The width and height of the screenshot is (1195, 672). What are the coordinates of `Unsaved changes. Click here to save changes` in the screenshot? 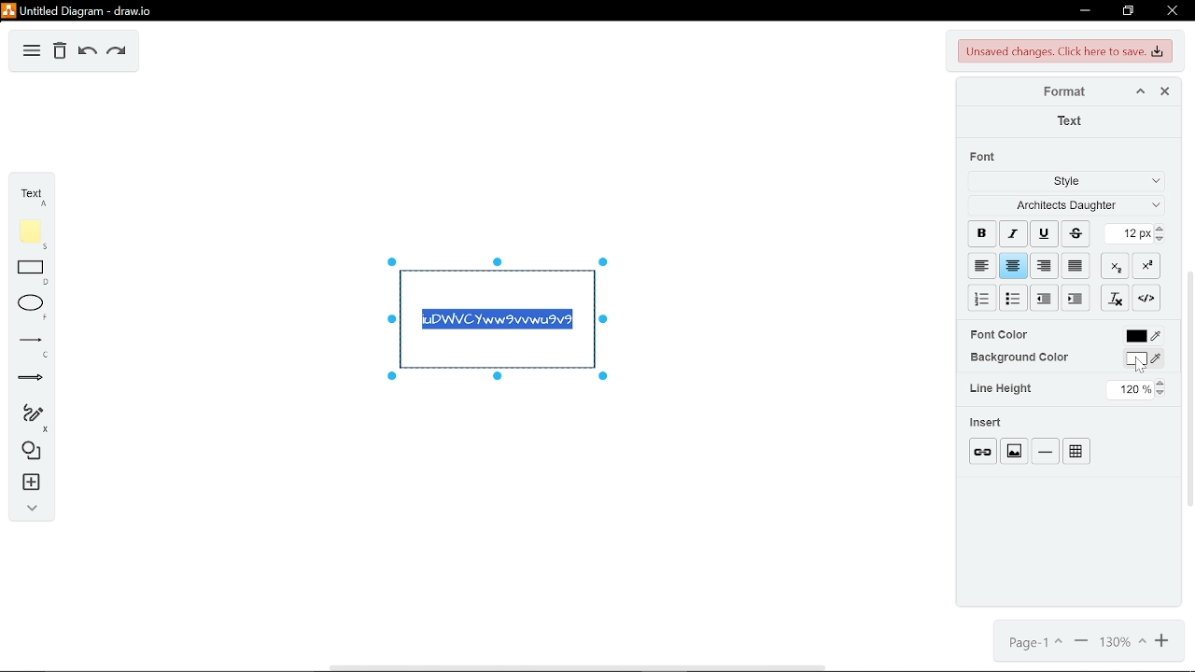 It's located at (1062, 51).